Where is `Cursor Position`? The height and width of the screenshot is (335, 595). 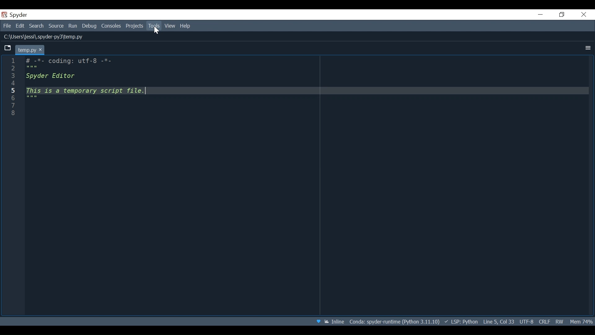
Cursor Position is located at coordinates (499, 321).